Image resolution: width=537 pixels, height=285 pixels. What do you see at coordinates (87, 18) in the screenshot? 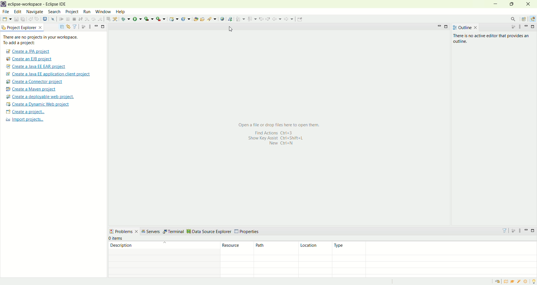
I see `step into` at bounding box center [87, 18].